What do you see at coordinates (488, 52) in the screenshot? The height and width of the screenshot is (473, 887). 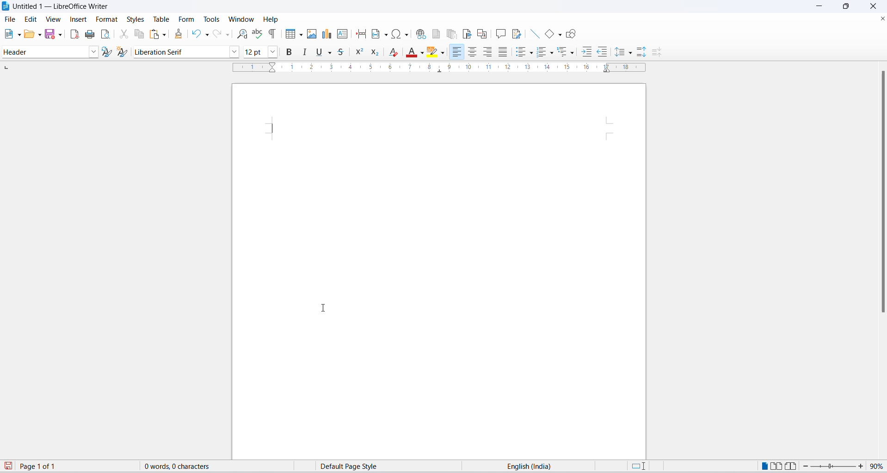 I see `text align center` at bounding box center [488, 52].